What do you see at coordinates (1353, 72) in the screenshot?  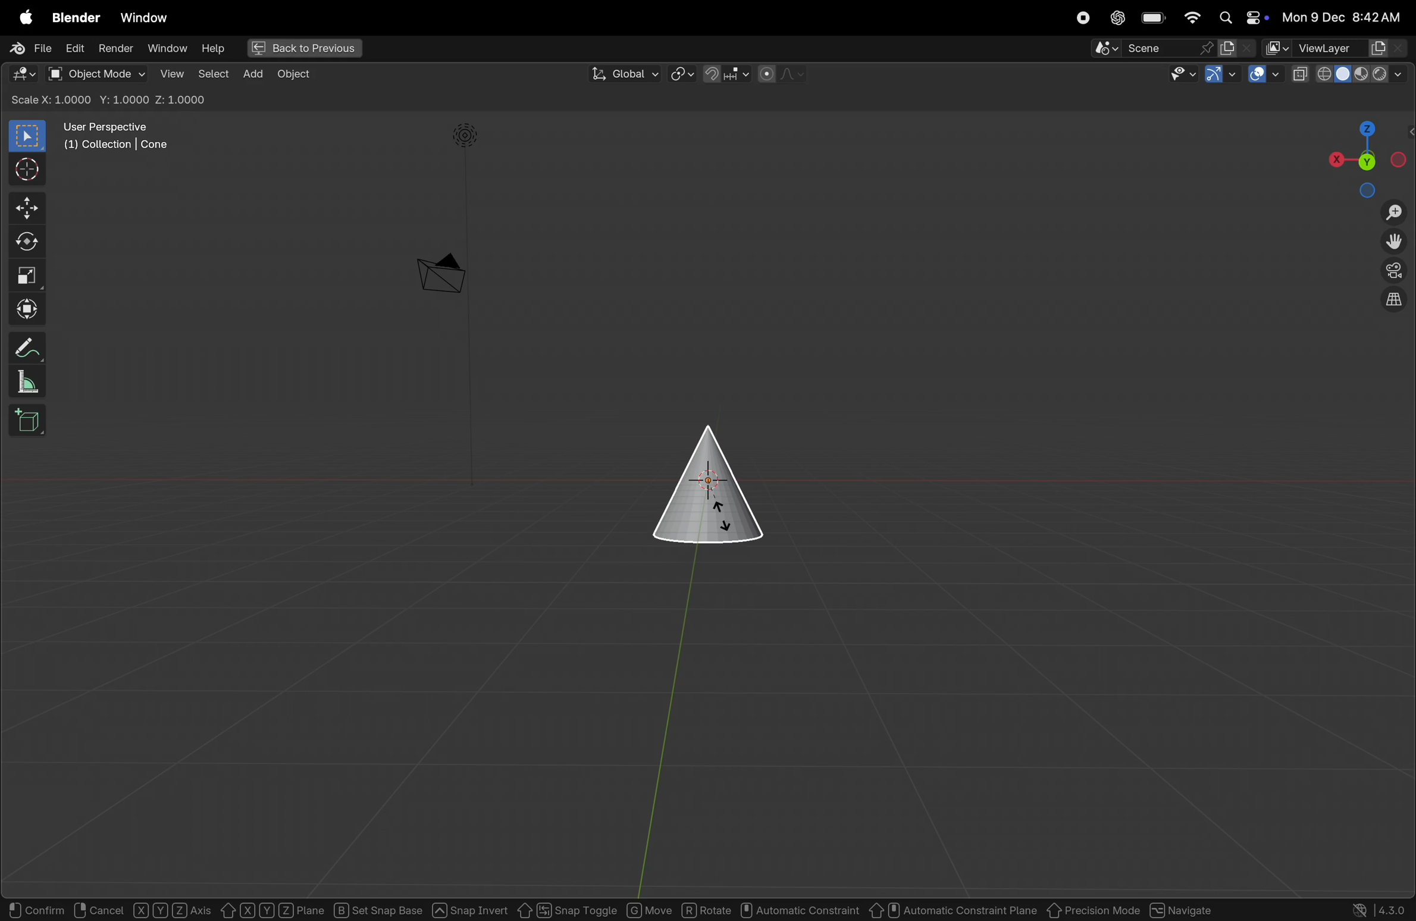 I see `view port shading` at bounding box center [1353, 72].